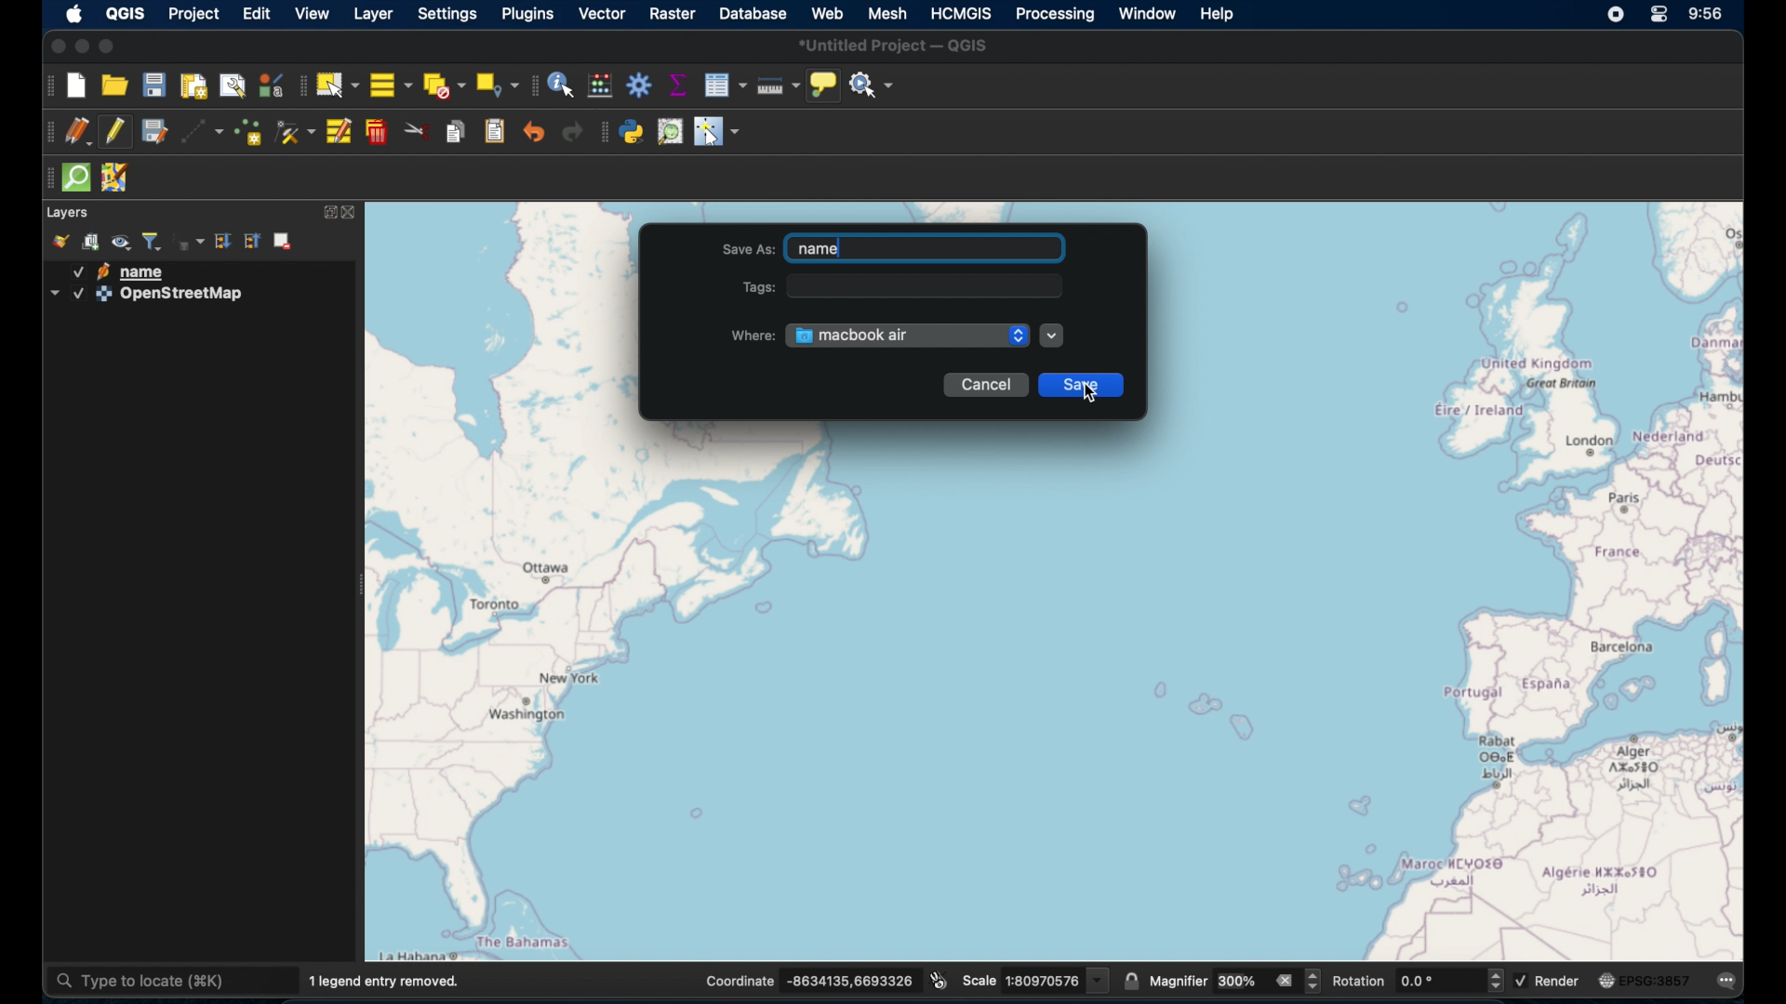  Describe the element at coordinates (69, 213) in the screenshot. I see `layer` at that location.